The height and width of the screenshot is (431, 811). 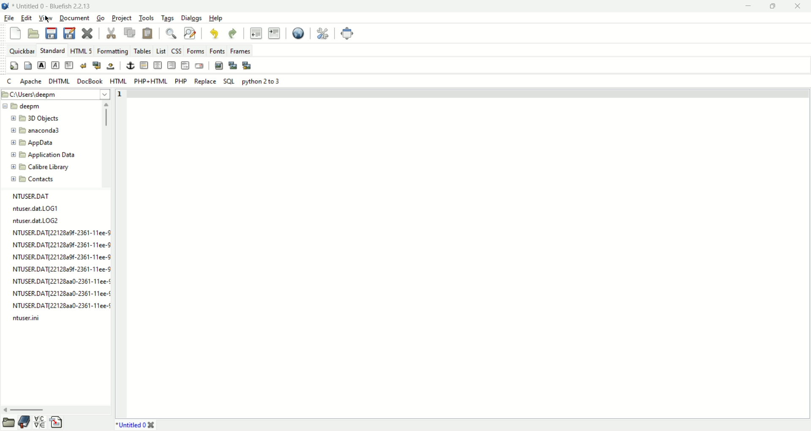 What do you see at coordinates (751, 6) in the screenshot?
I see `minimize` at bounding box center [751, 6].